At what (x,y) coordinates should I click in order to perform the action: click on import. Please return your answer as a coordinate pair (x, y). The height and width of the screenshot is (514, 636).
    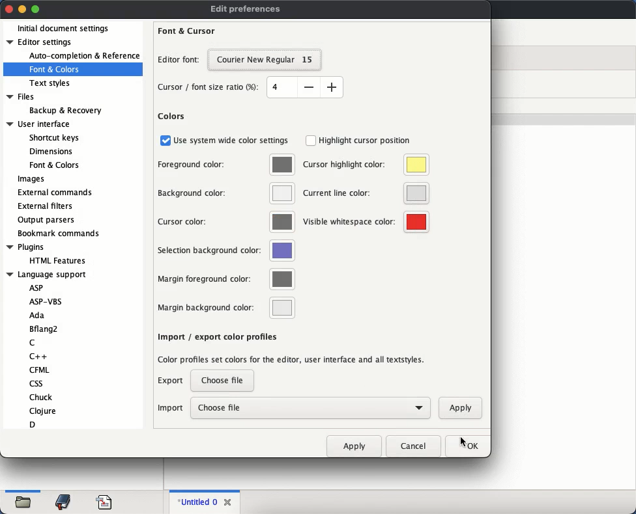
    Looking at the image, I should click on (170, 409).